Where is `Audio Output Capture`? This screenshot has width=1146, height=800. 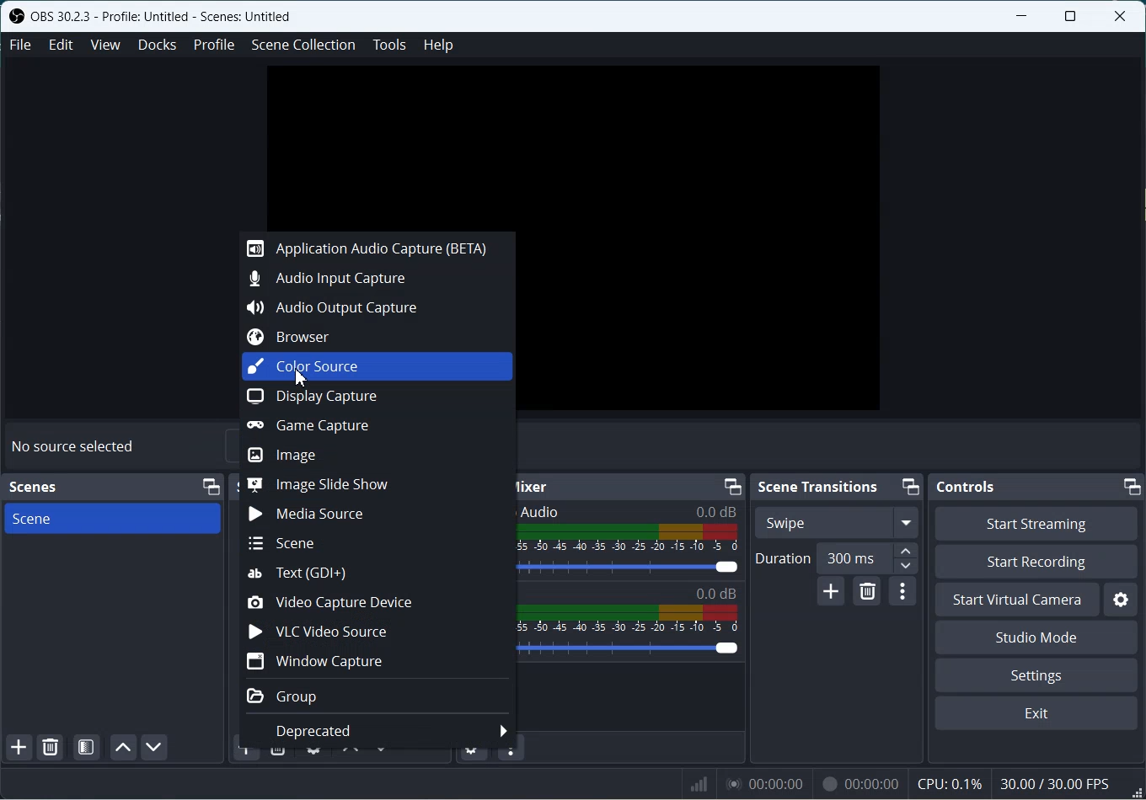
Audio Output Capture is located at coordinates (368, 309).